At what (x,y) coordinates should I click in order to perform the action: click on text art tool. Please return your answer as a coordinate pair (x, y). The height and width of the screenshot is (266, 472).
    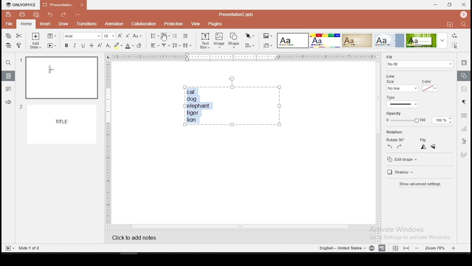
    Looking at the image, I should click on (464, 142).